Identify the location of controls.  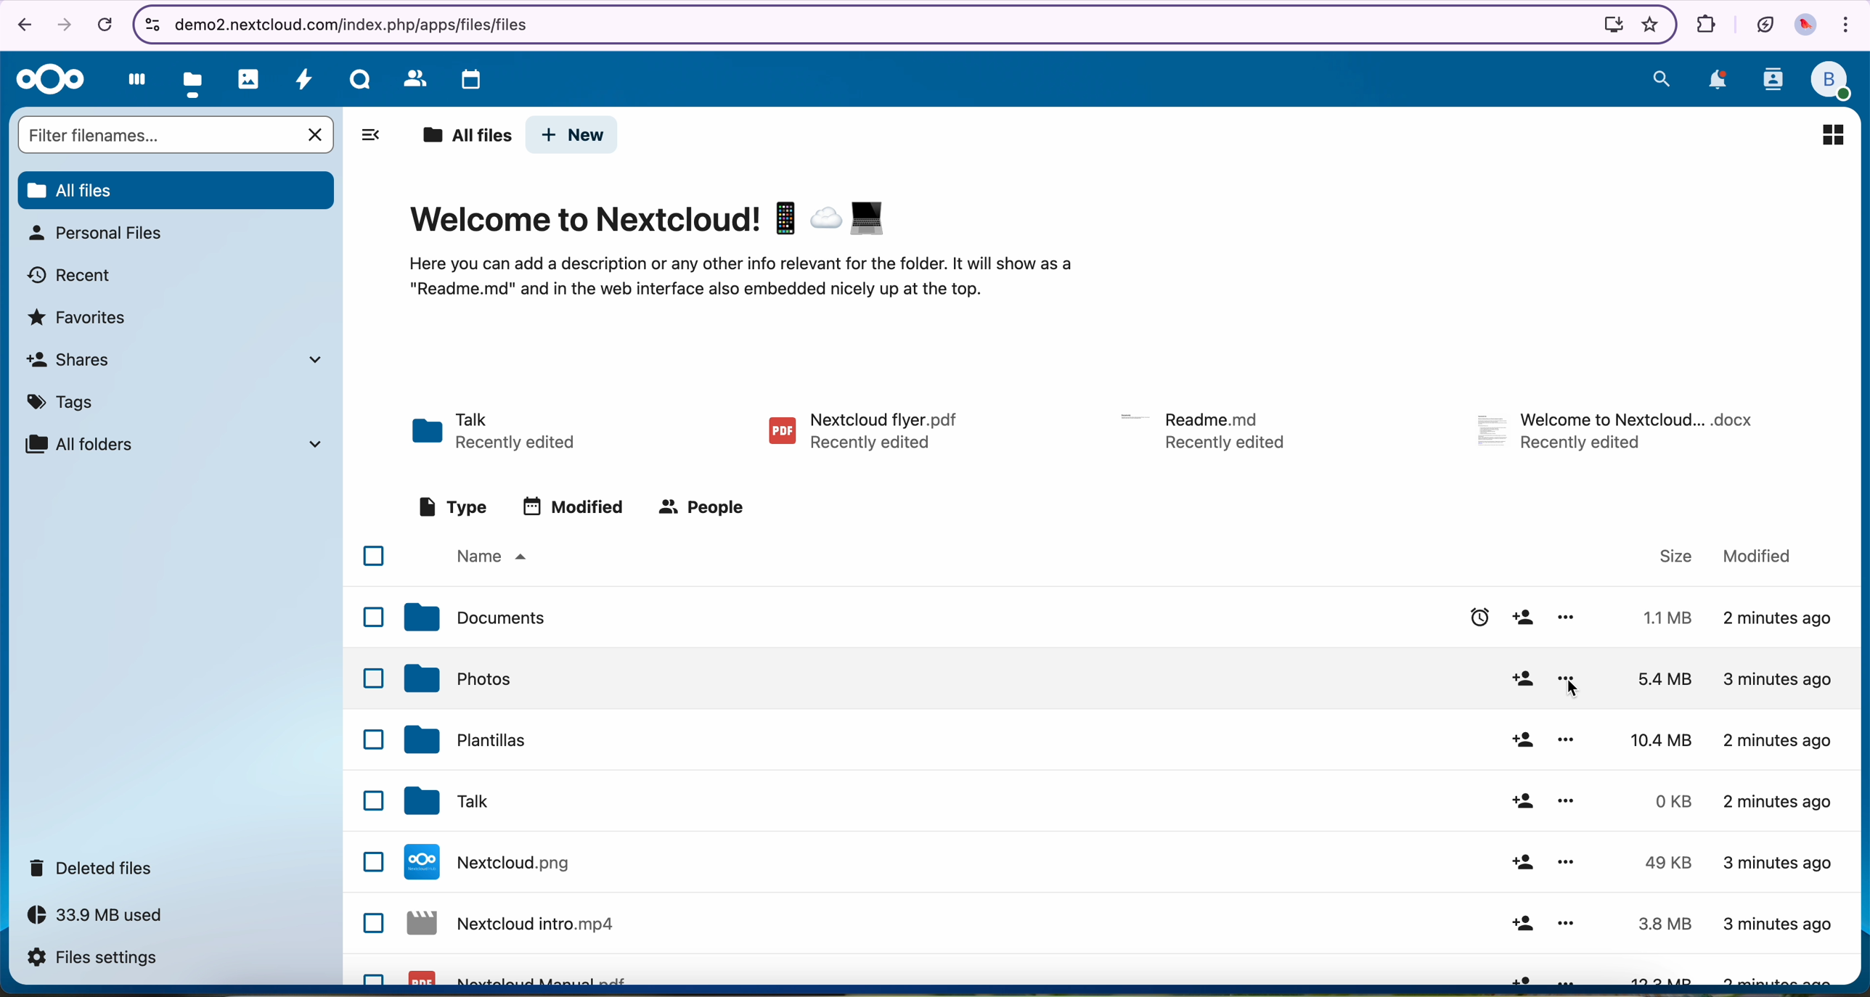
(150, 22).